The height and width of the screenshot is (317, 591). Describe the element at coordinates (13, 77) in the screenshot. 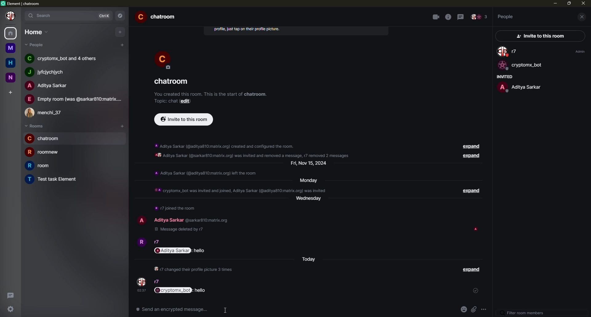

I see `n` at that location.